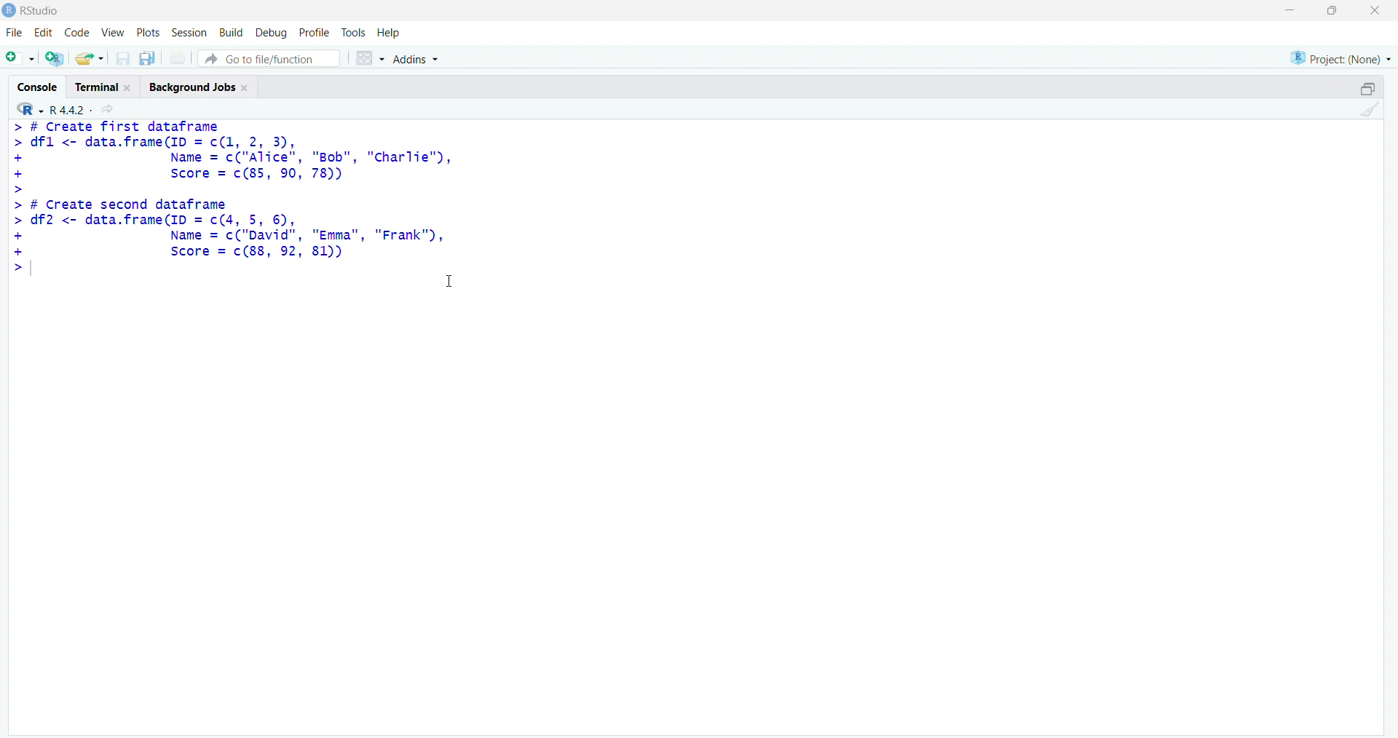 Image resolution: width=1398 pixels, height=738 pixels. I want to click on Debug, so click(272, 33).